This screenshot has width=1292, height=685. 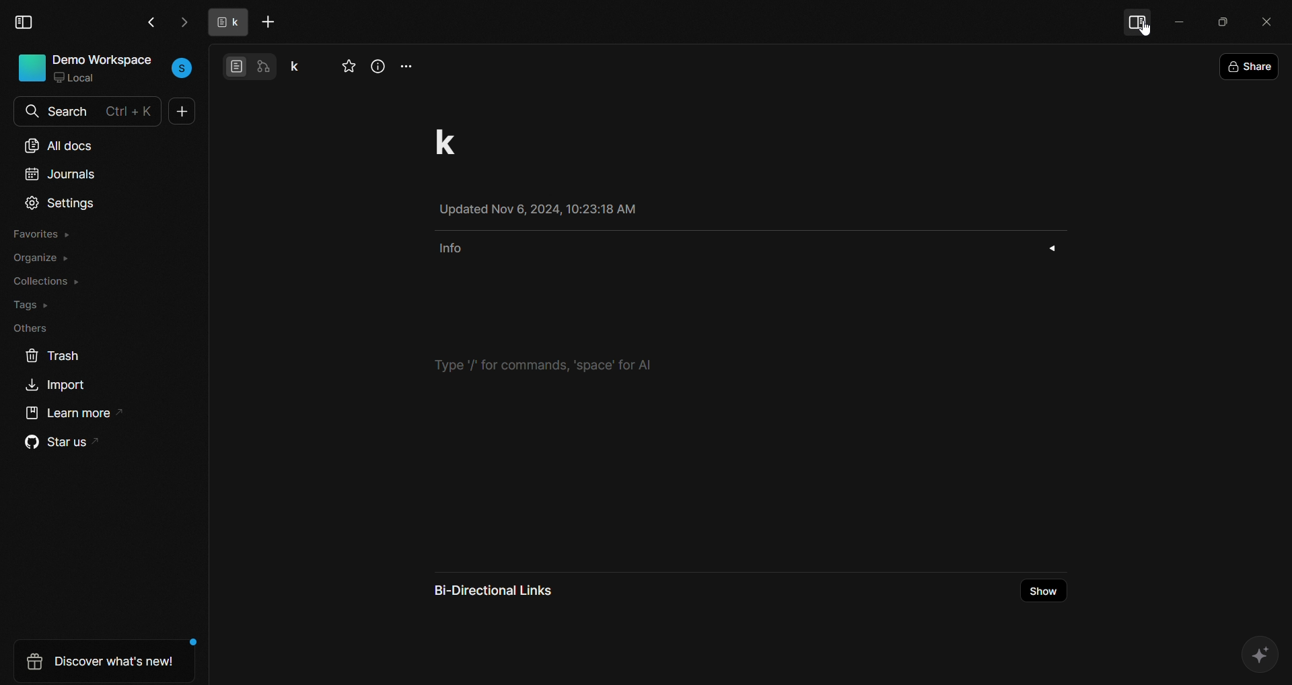 I want to click on learn more, so click(x=70, y=417).